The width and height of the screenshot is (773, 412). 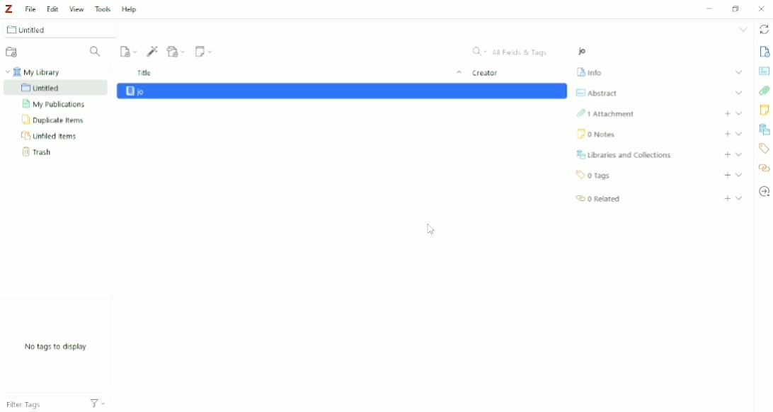 What do you see at coordinates (13, 52) in the screenshot?
I see `New Collection` at bounding box center [13, 52].